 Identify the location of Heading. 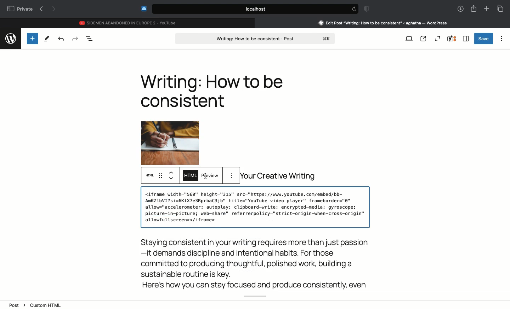
(212, 91).